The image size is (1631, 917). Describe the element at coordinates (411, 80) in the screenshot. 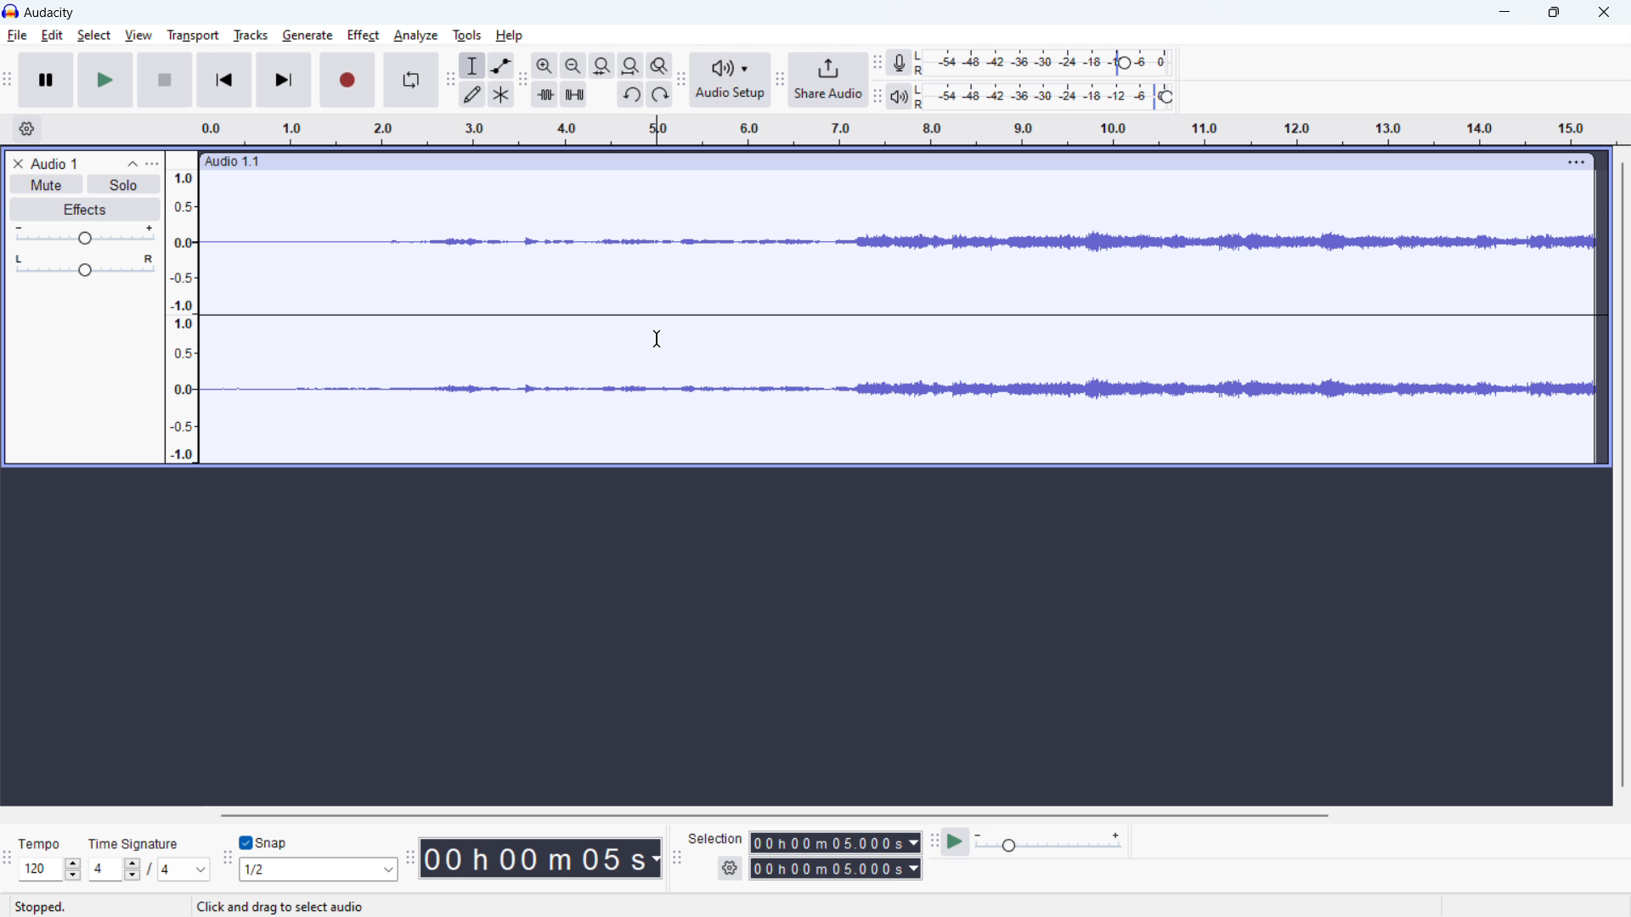

I see `enable looping` at that location.